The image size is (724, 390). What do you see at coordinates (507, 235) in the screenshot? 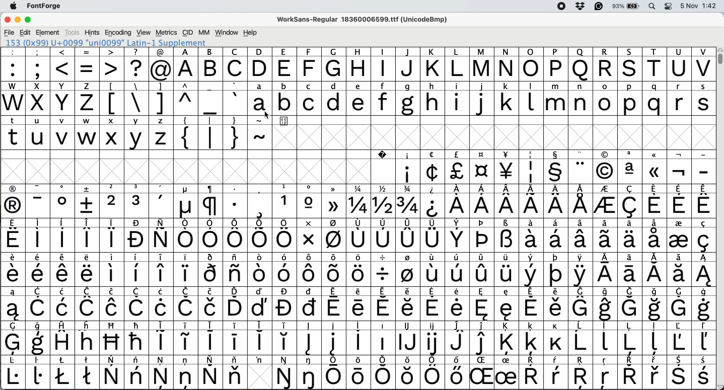
I see `symbol` at bounding box center [507, 235].